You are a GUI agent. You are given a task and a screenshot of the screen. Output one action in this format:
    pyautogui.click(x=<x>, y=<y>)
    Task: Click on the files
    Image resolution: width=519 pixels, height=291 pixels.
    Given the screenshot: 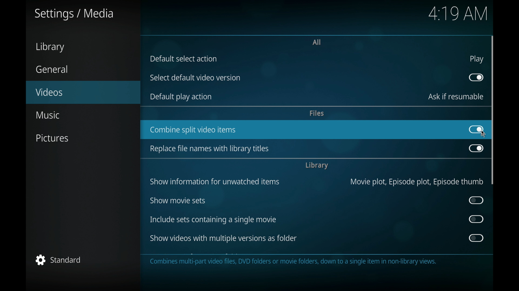 What is the action you would take?
    pyautogui.click(x=317, y=113)
    